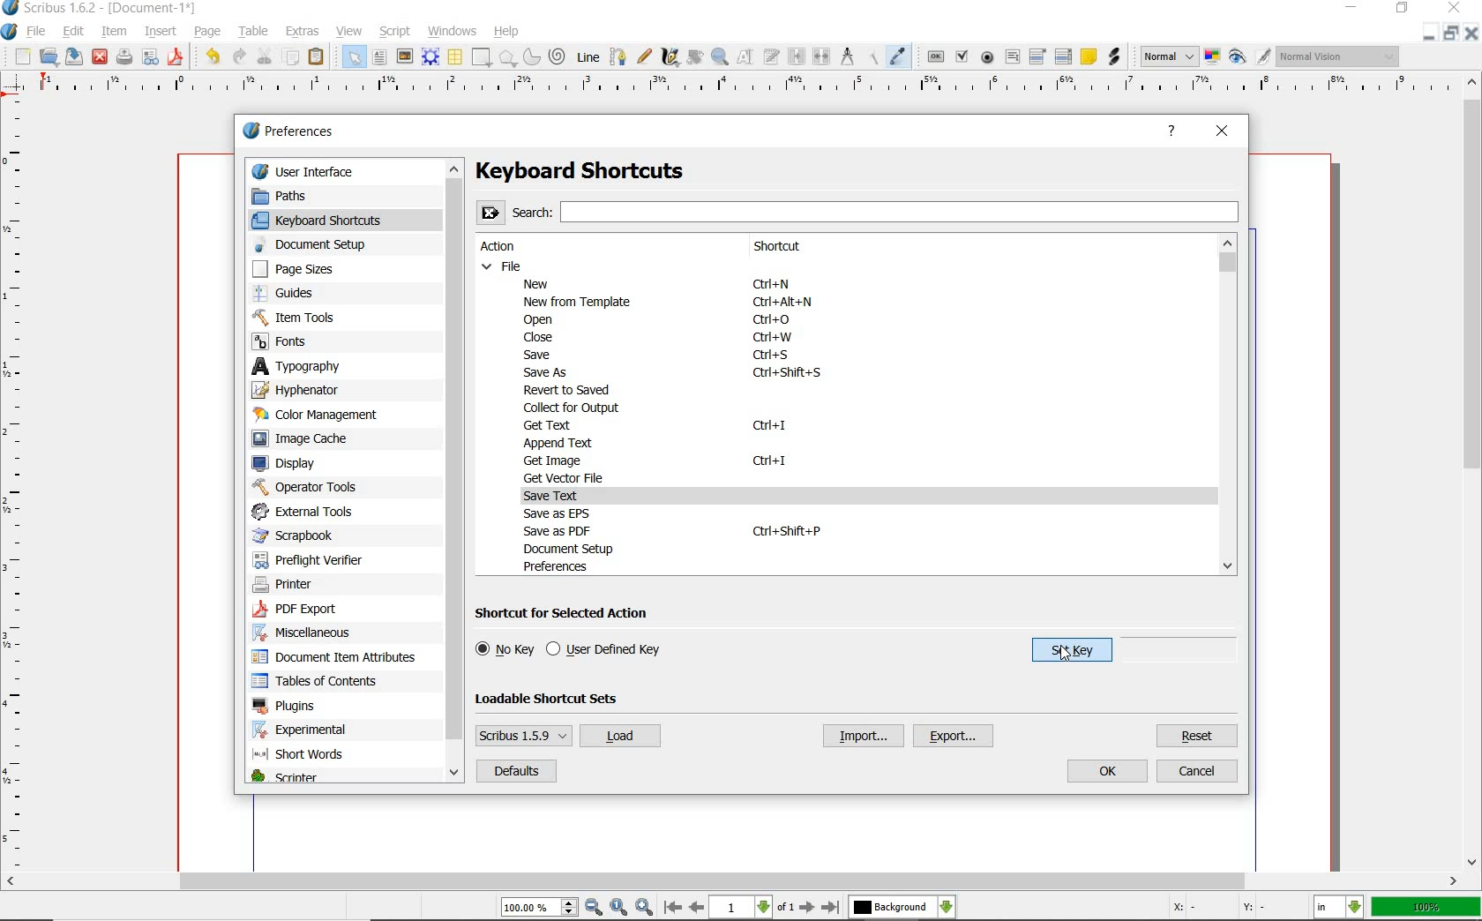 This screenshot has height=921, width=1482. Describe the element at coordinates (567, 477) in the screenshot. I see `GET VECTOR FILE` at that location.